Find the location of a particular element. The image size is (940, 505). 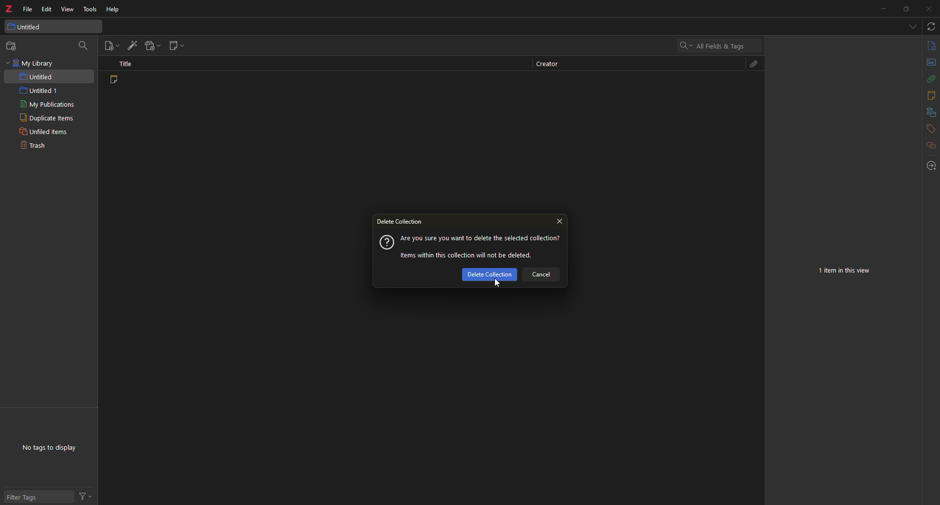

message is located at coordinates (483, 246).